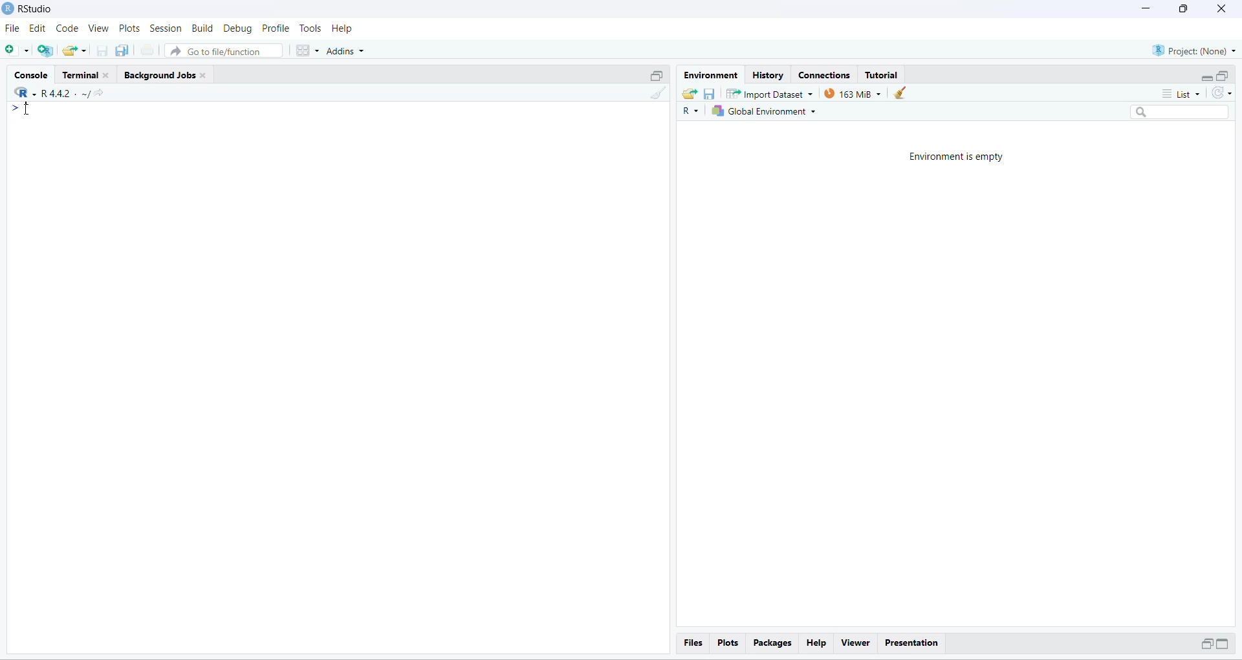 The height and width of the screenshot is (660, 1242). I want to click on minimize, so click(1143, 8).